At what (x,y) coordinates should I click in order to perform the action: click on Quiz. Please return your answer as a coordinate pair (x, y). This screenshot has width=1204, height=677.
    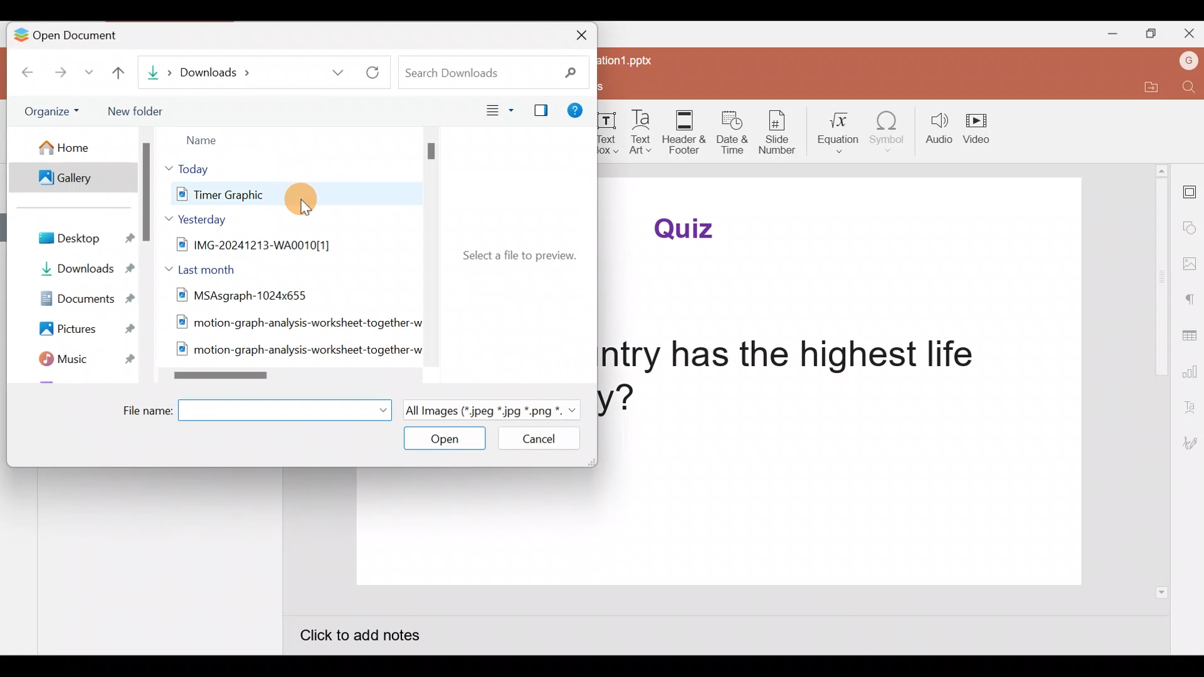
    Looking at the image, I should click on (689, 228).